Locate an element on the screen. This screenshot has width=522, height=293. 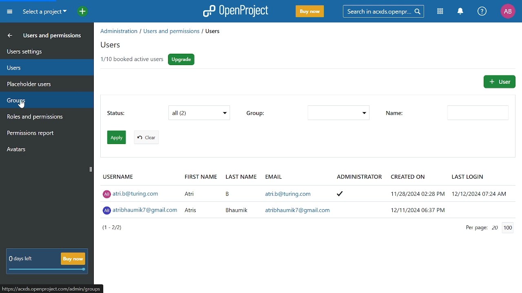
group is located at coordinates (338, 113).